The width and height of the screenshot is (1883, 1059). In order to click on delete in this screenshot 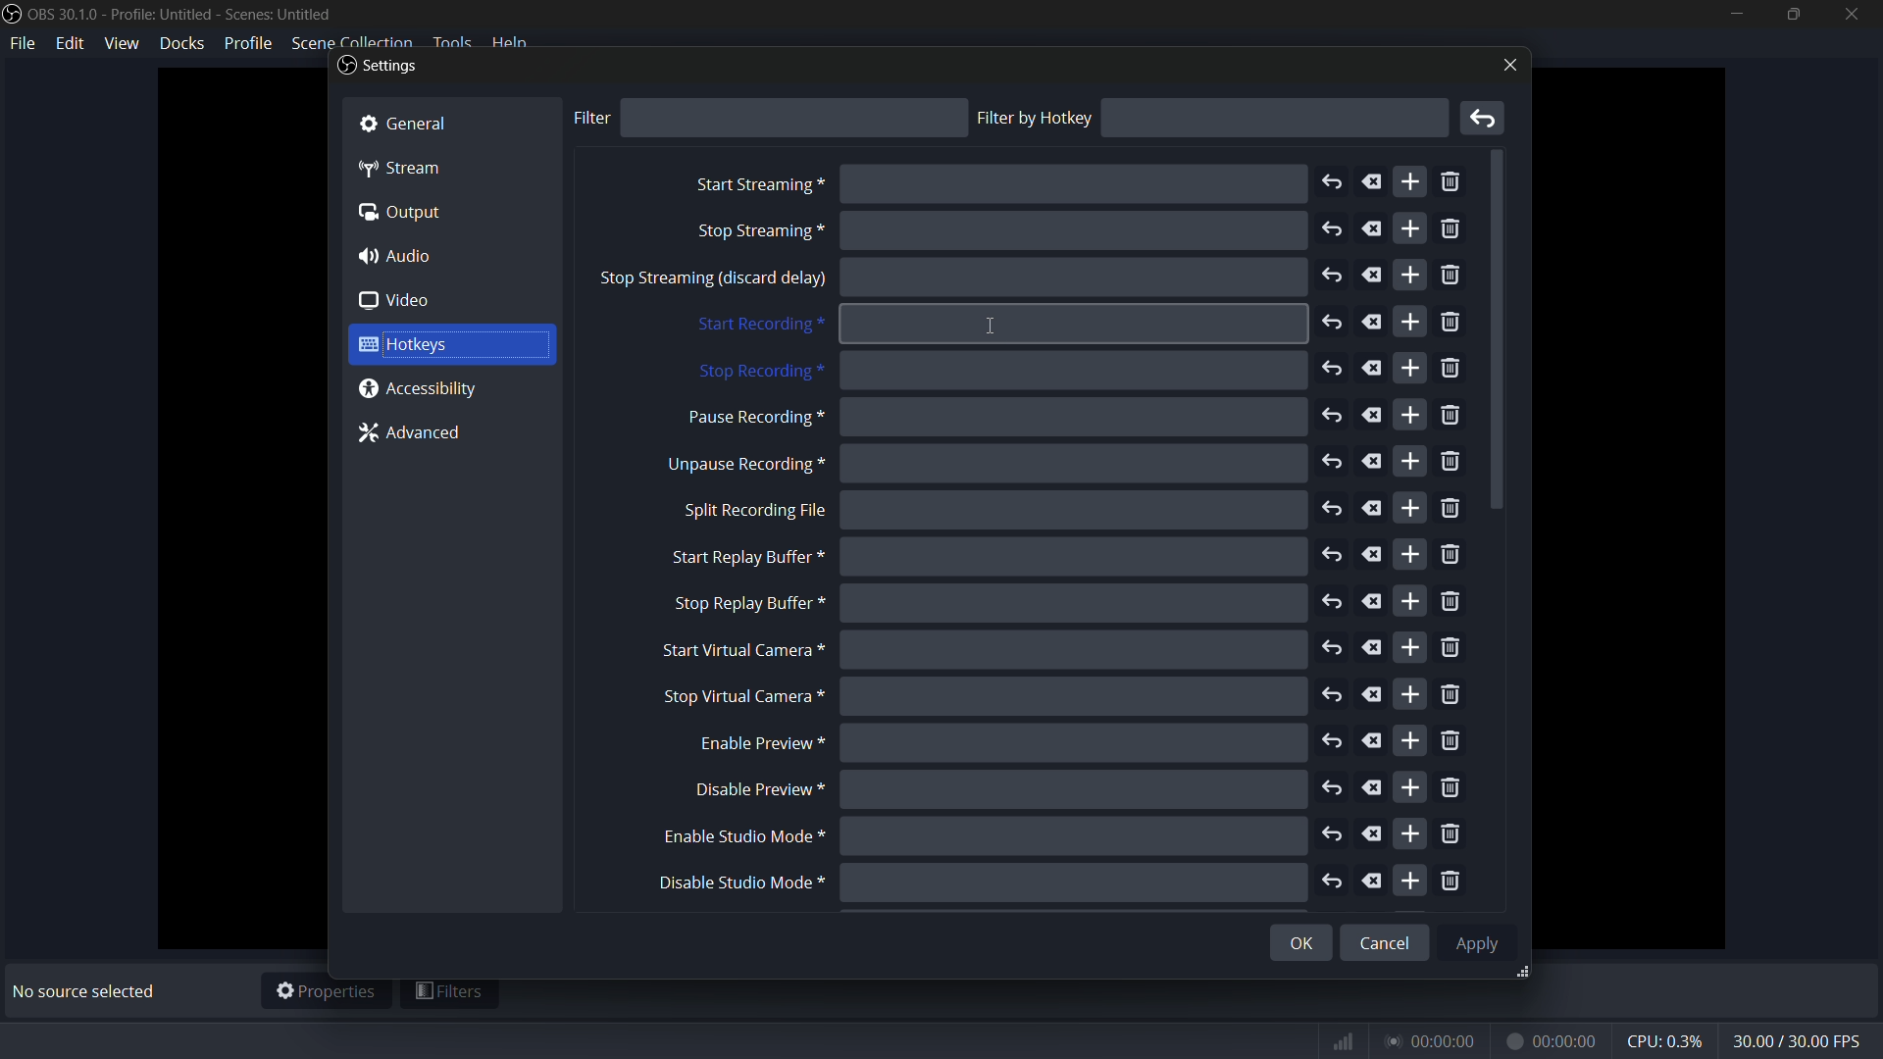, I will do `click(1374, 509)`.